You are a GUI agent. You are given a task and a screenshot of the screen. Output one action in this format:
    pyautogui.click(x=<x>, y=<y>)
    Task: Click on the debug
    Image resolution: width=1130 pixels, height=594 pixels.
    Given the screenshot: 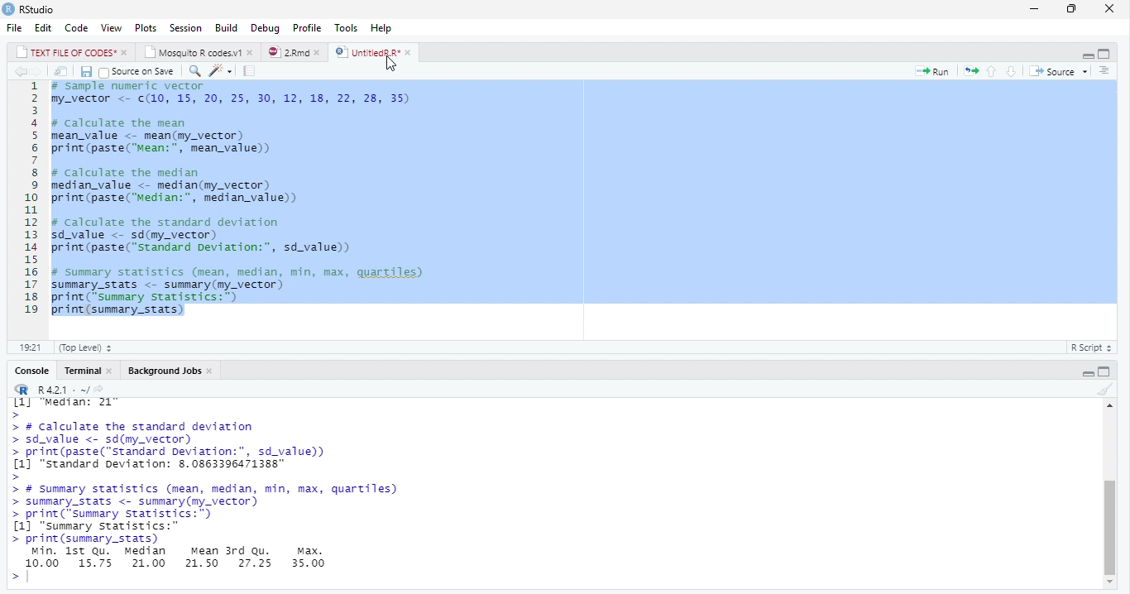 What is the action you would take?
    pyautogui.click(x=266, y=27)
    